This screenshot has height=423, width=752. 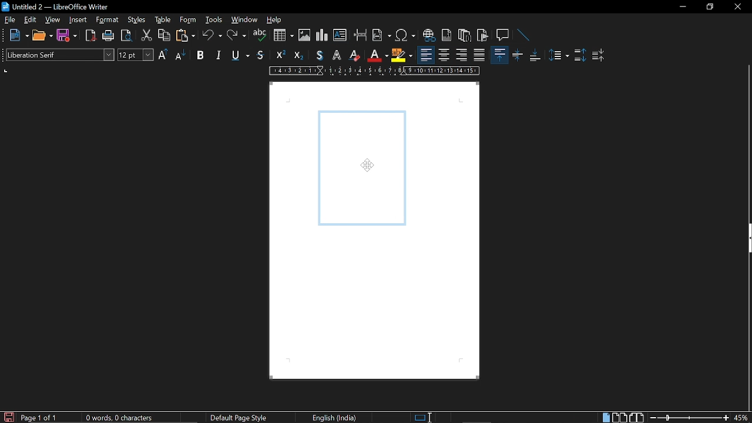 What do you see at coordinates (747, 142) in the screenshot?
I see `vertical scroll bar` at bounding box center [747, 142].